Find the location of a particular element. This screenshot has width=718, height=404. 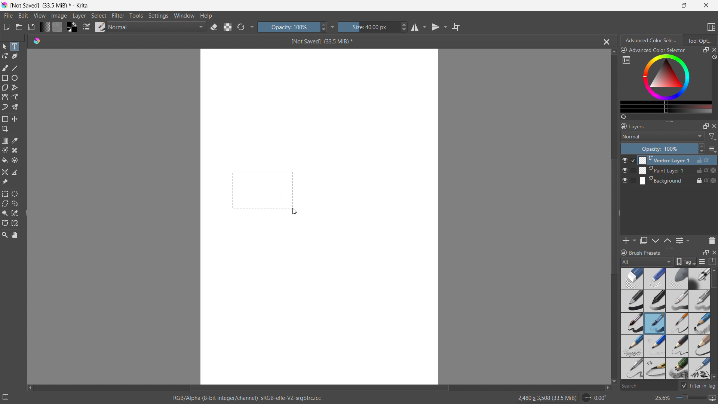

brush type is located at coordinates (648, 261).